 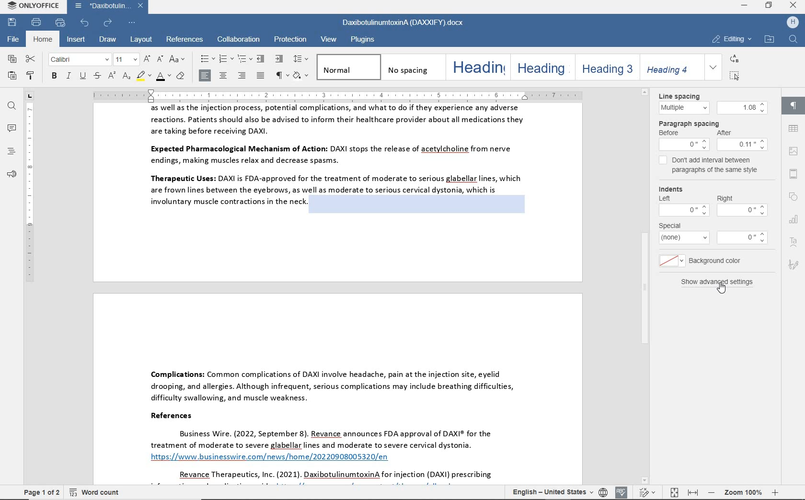 I want to click on layout, so click(x=140, y=40).